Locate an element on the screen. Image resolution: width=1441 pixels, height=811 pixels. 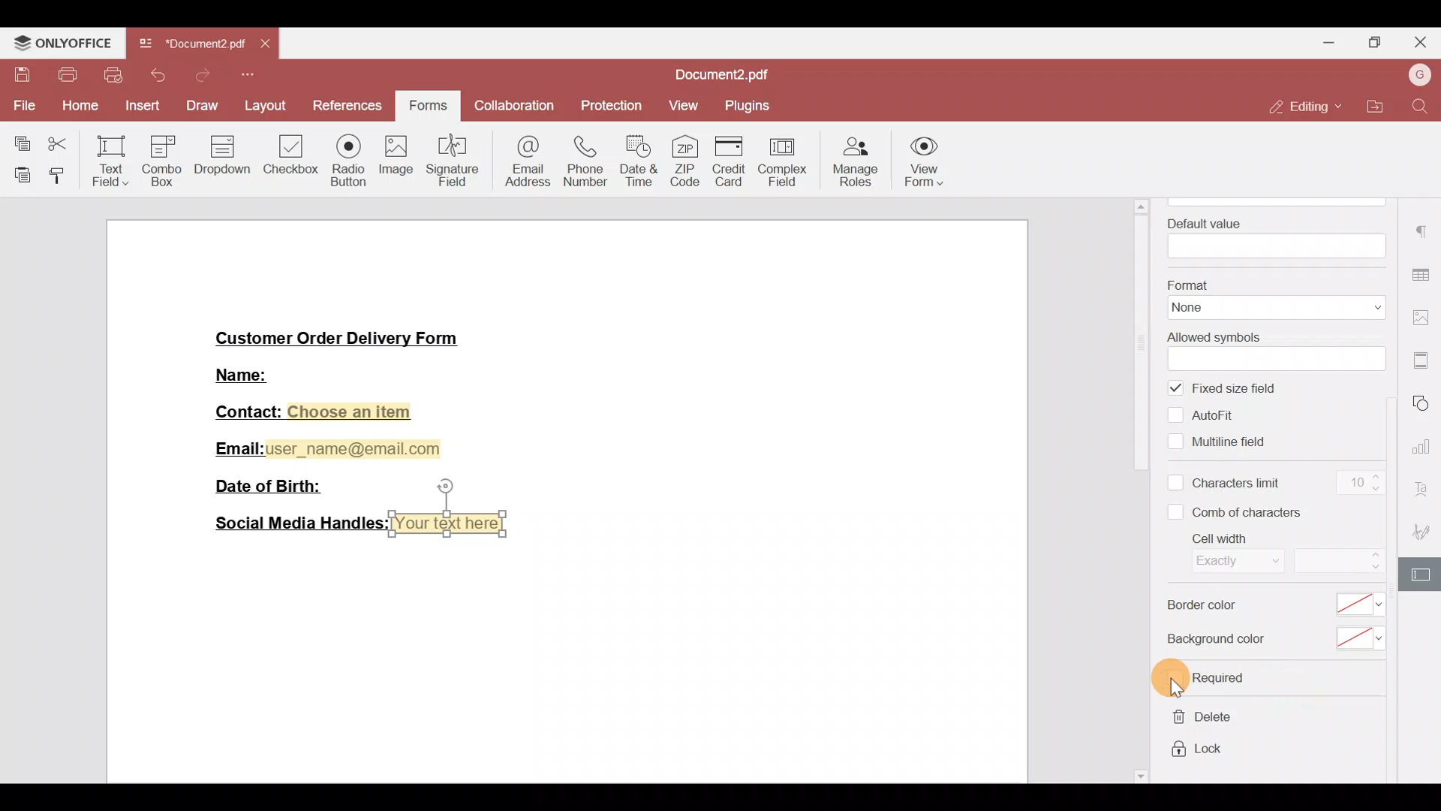
Email:user_name@email.com is located at coordinates (329, 446).